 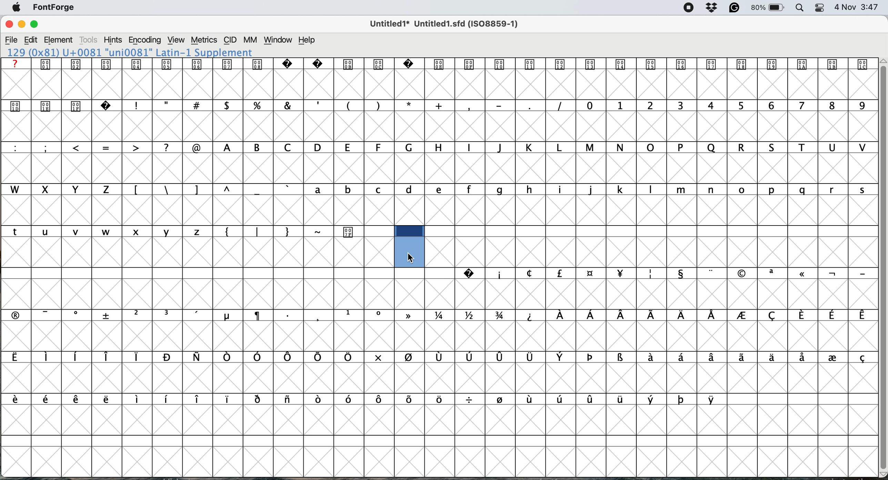 What do you see at coordinates (142, 52) in the screenshot?
I see `129 (0x81) U+0081 "uni0081" Latin-1 Supplement` at bounding box center [142, 52].